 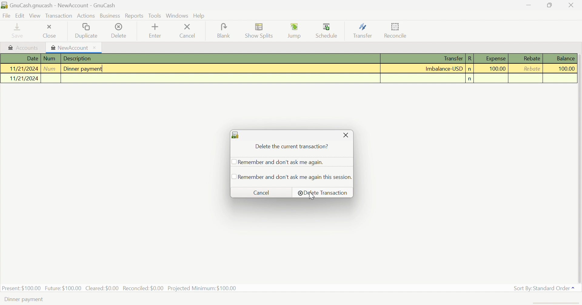 I want to click on Cancel, so click(x=192, y=31).